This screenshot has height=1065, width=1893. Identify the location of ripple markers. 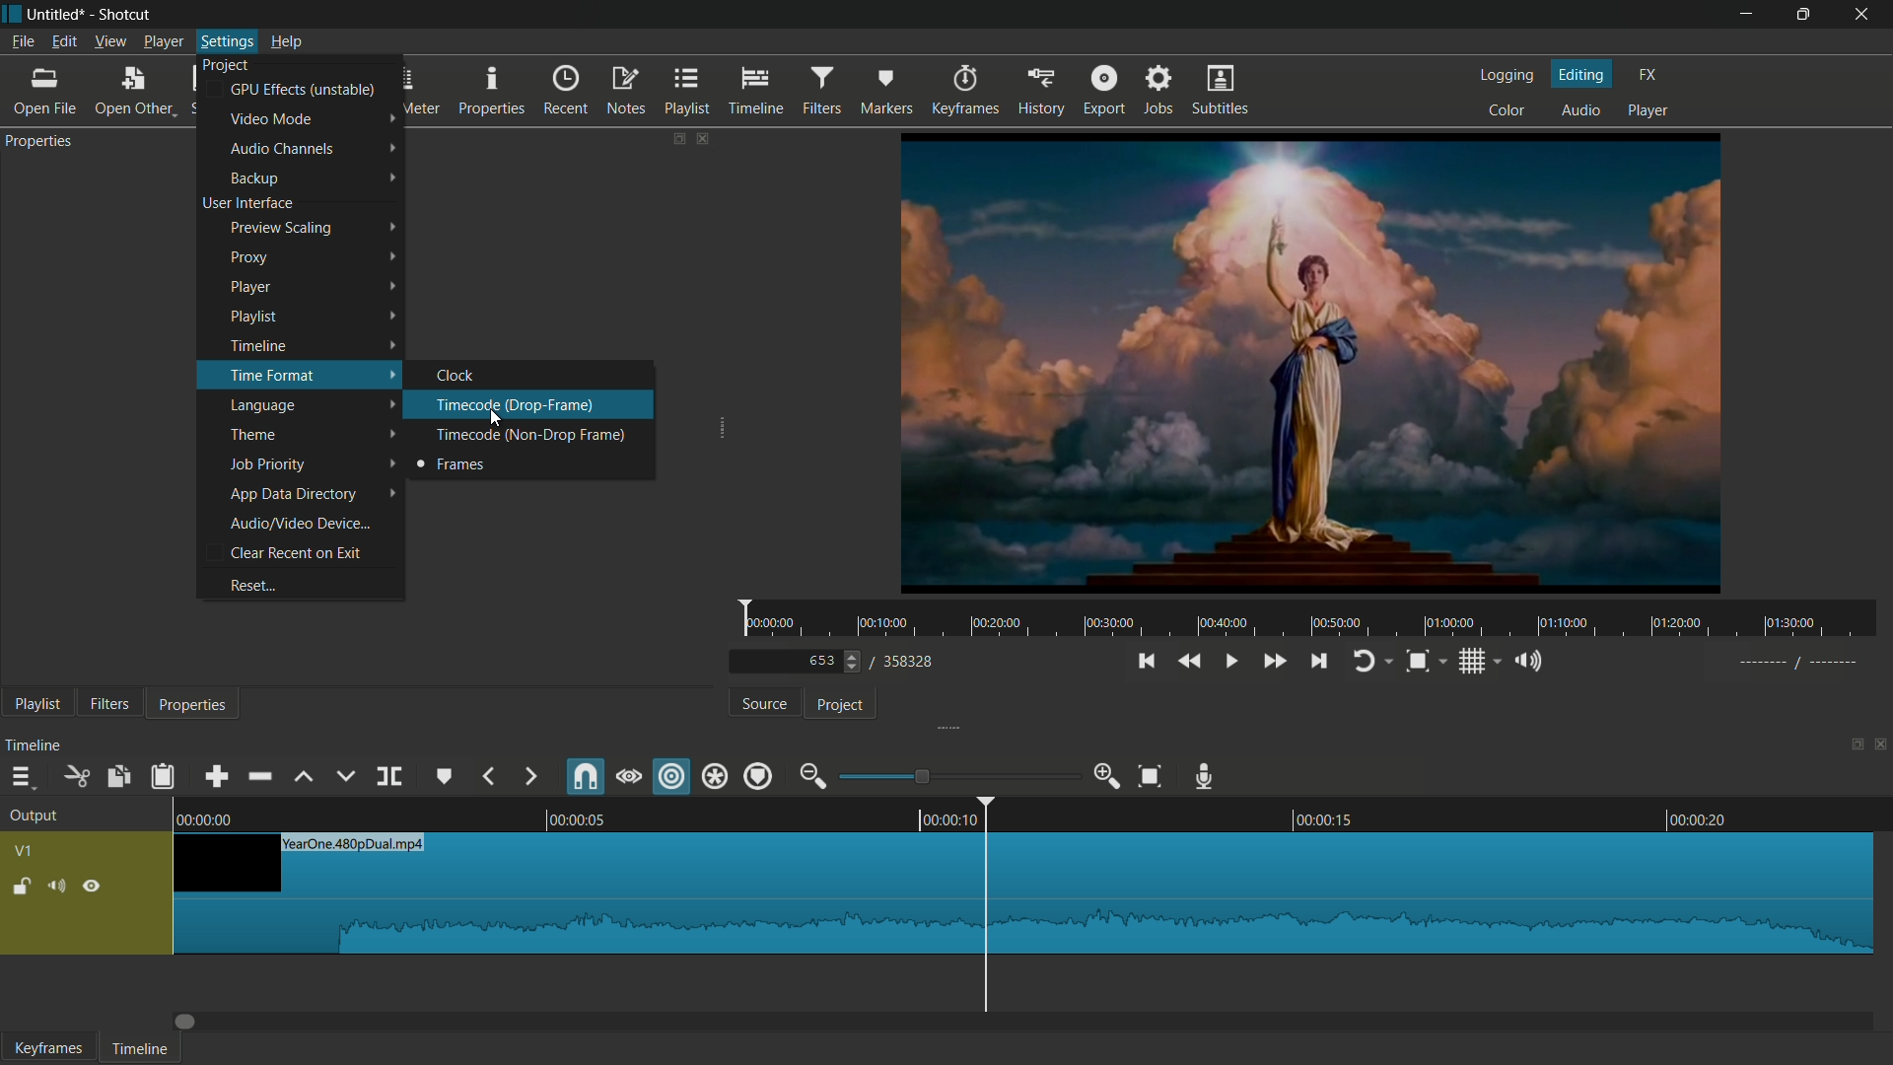
(760, 777).